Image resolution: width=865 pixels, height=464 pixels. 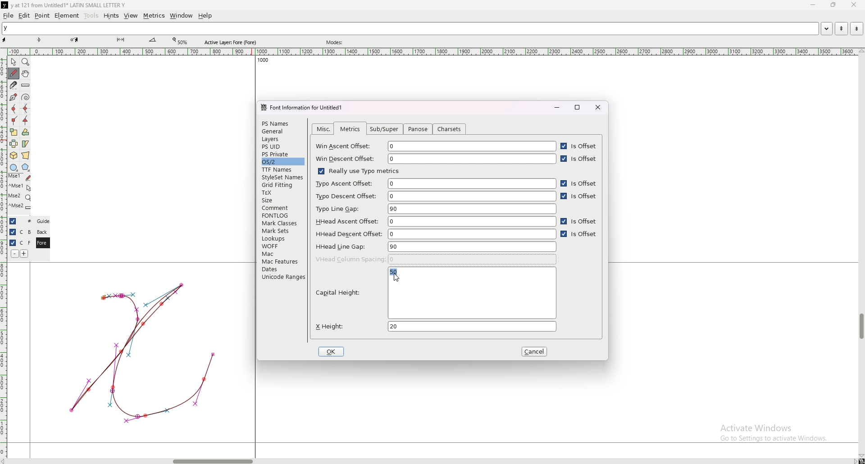 What do you see at coordinates (854, 461) in the screenshot?
I see `scroll right` at bounding box center [854, 461].